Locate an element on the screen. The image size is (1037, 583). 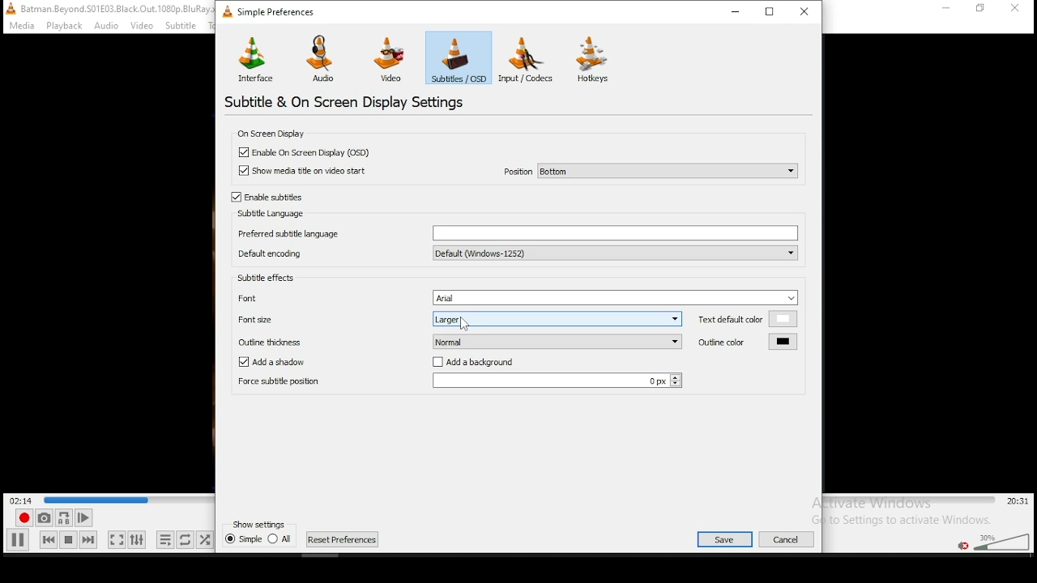
mute/unmute is located at coordinates (962, 545).